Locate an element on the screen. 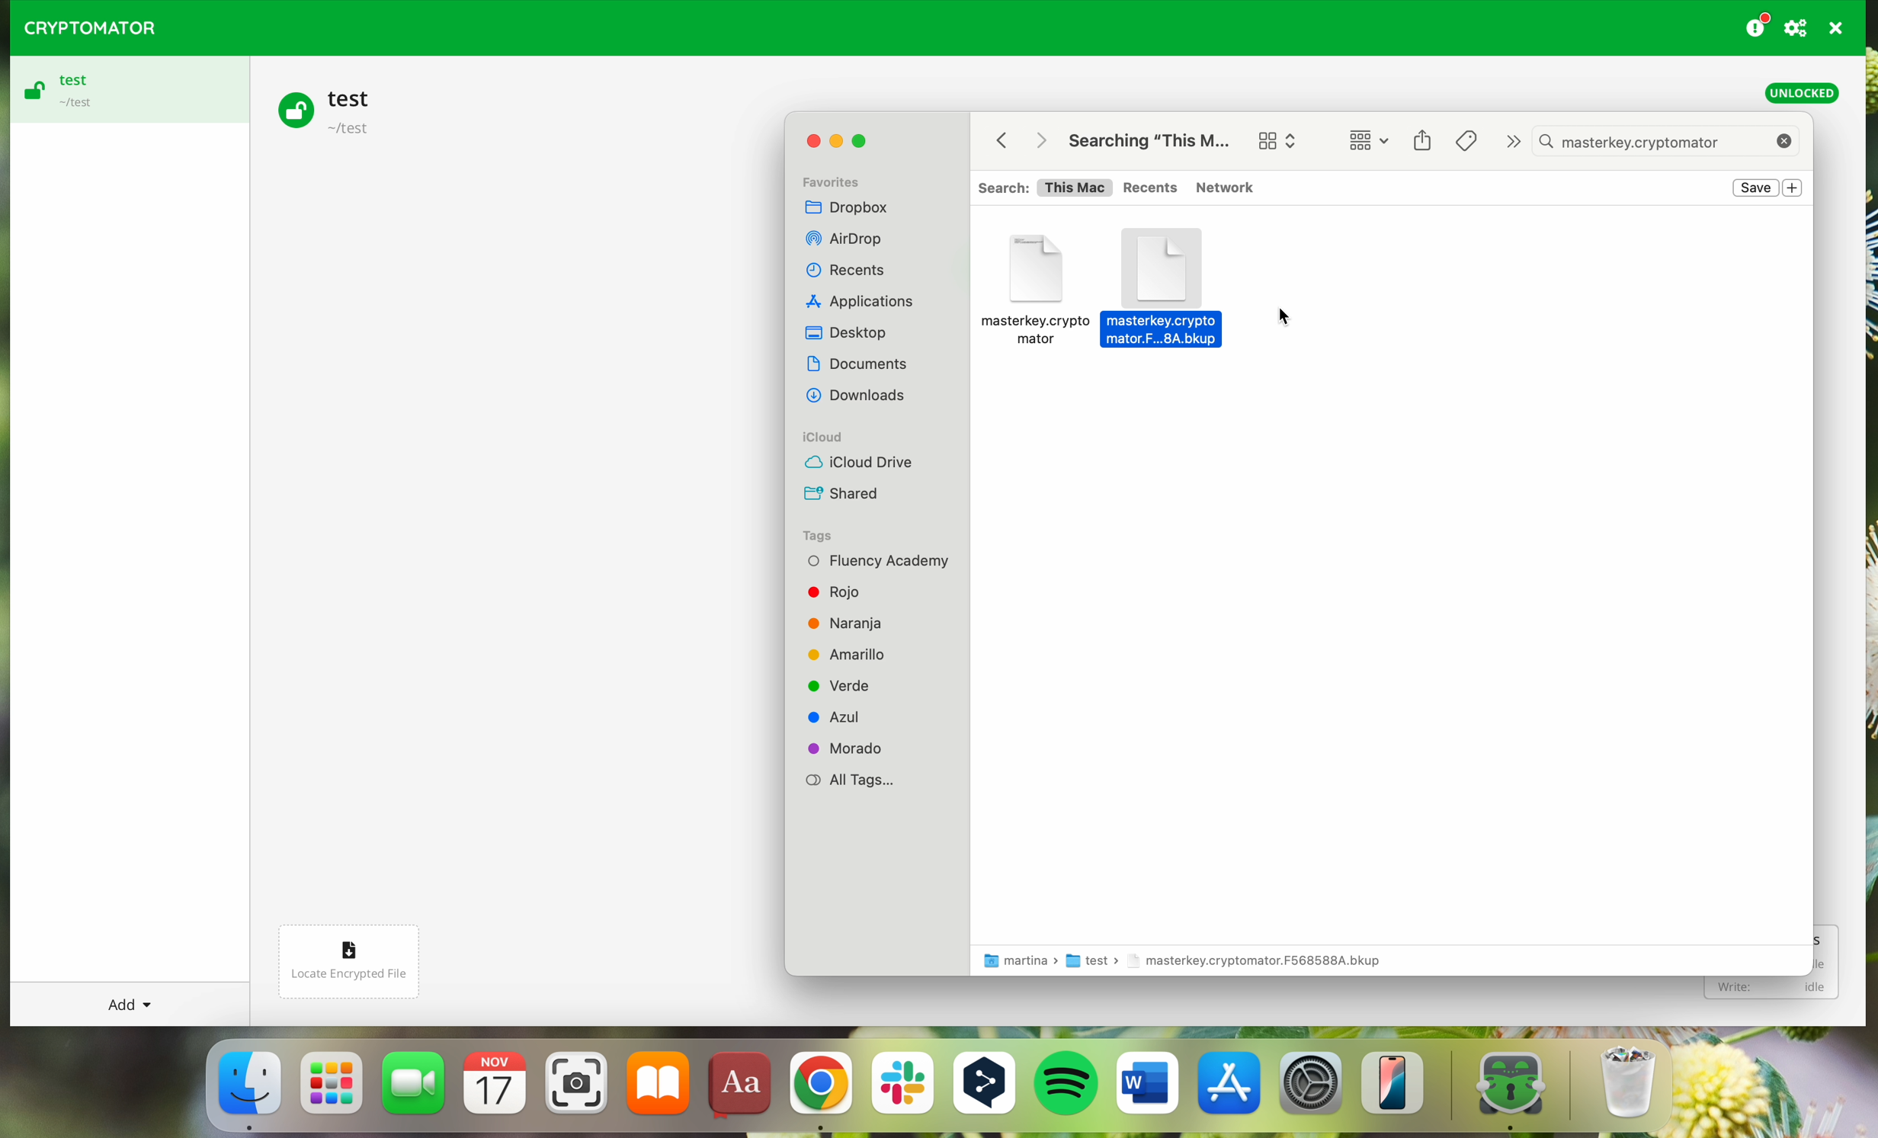  close is located at coordinates (808, 144).